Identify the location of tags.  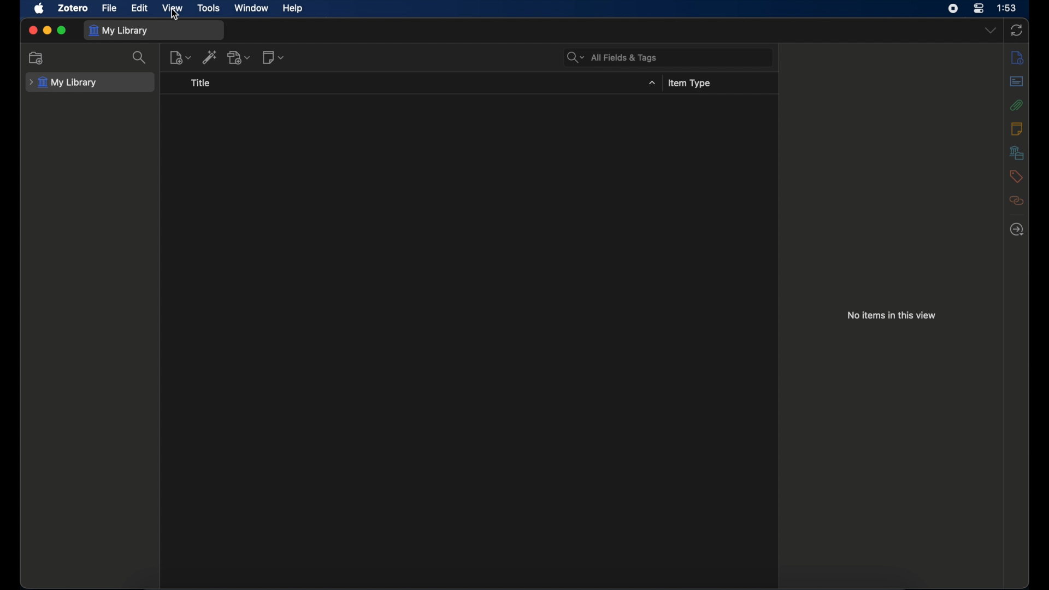
(1016, 176).